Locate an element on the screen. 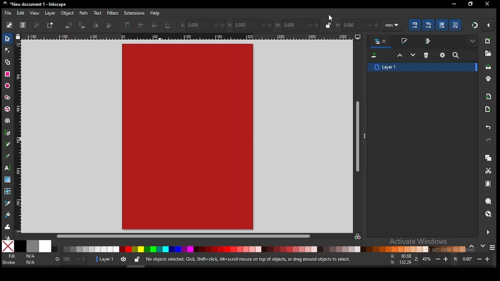  object flip vertical is located at coordinates (109, 25).